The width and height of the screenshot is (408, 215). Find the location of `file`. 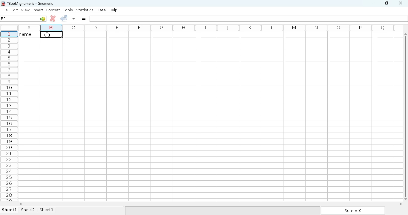

file is located at coordinates (4, 10).